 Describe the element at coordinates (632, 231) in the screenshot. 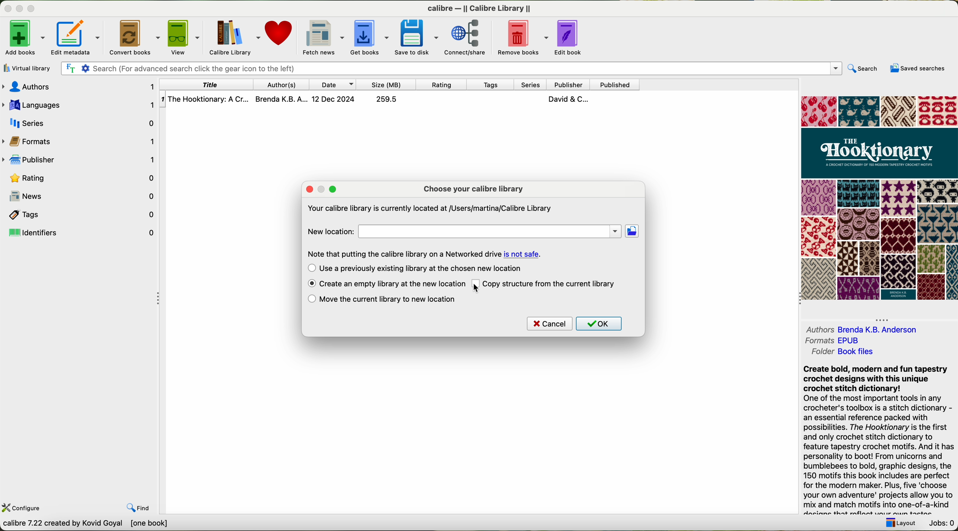

I see `location` at that location.